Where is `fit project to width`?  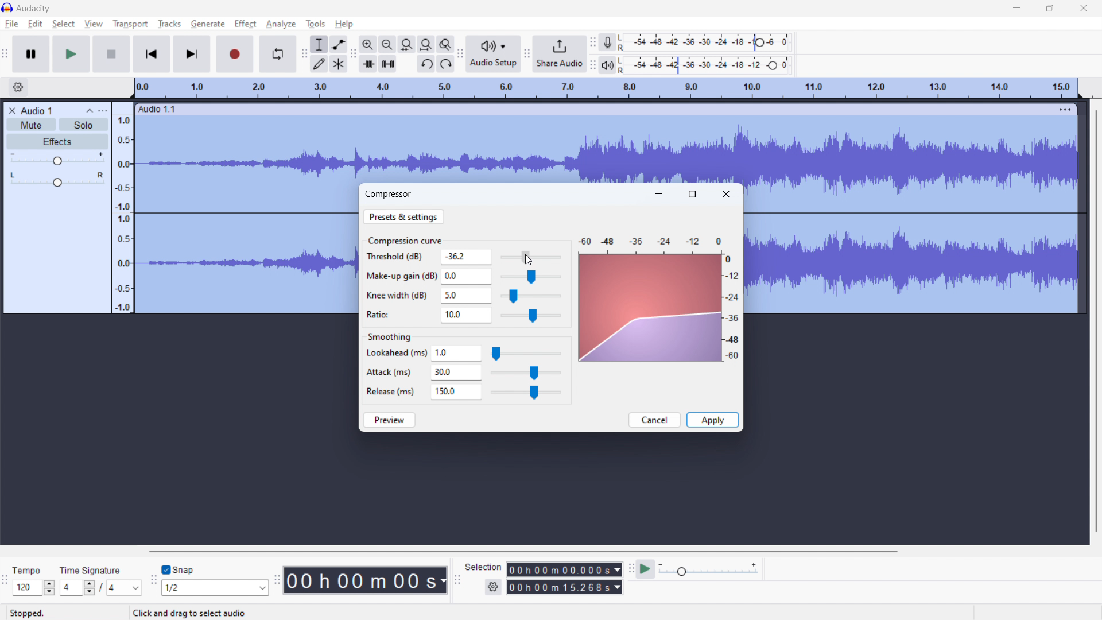
fit project to width is located at coordinates (426, 44).